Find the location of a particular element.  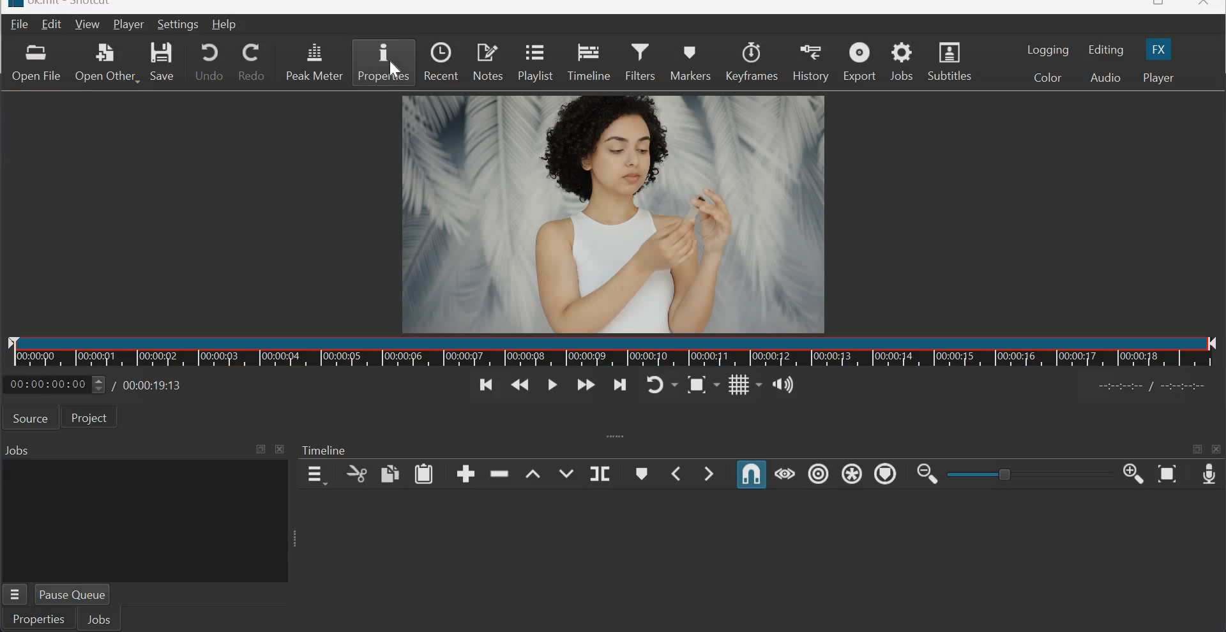

Next Marker is located at coordinates (711, 472).